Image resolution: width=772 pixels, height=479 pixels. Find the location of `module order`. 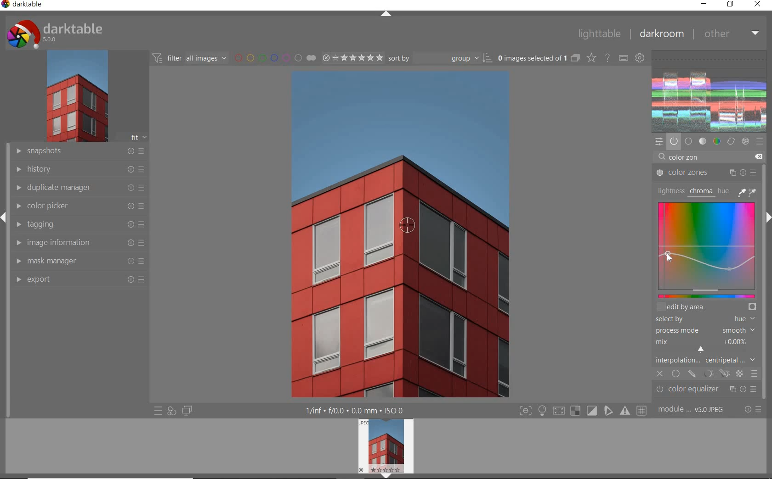

module order is located at coordinates (693, 410).